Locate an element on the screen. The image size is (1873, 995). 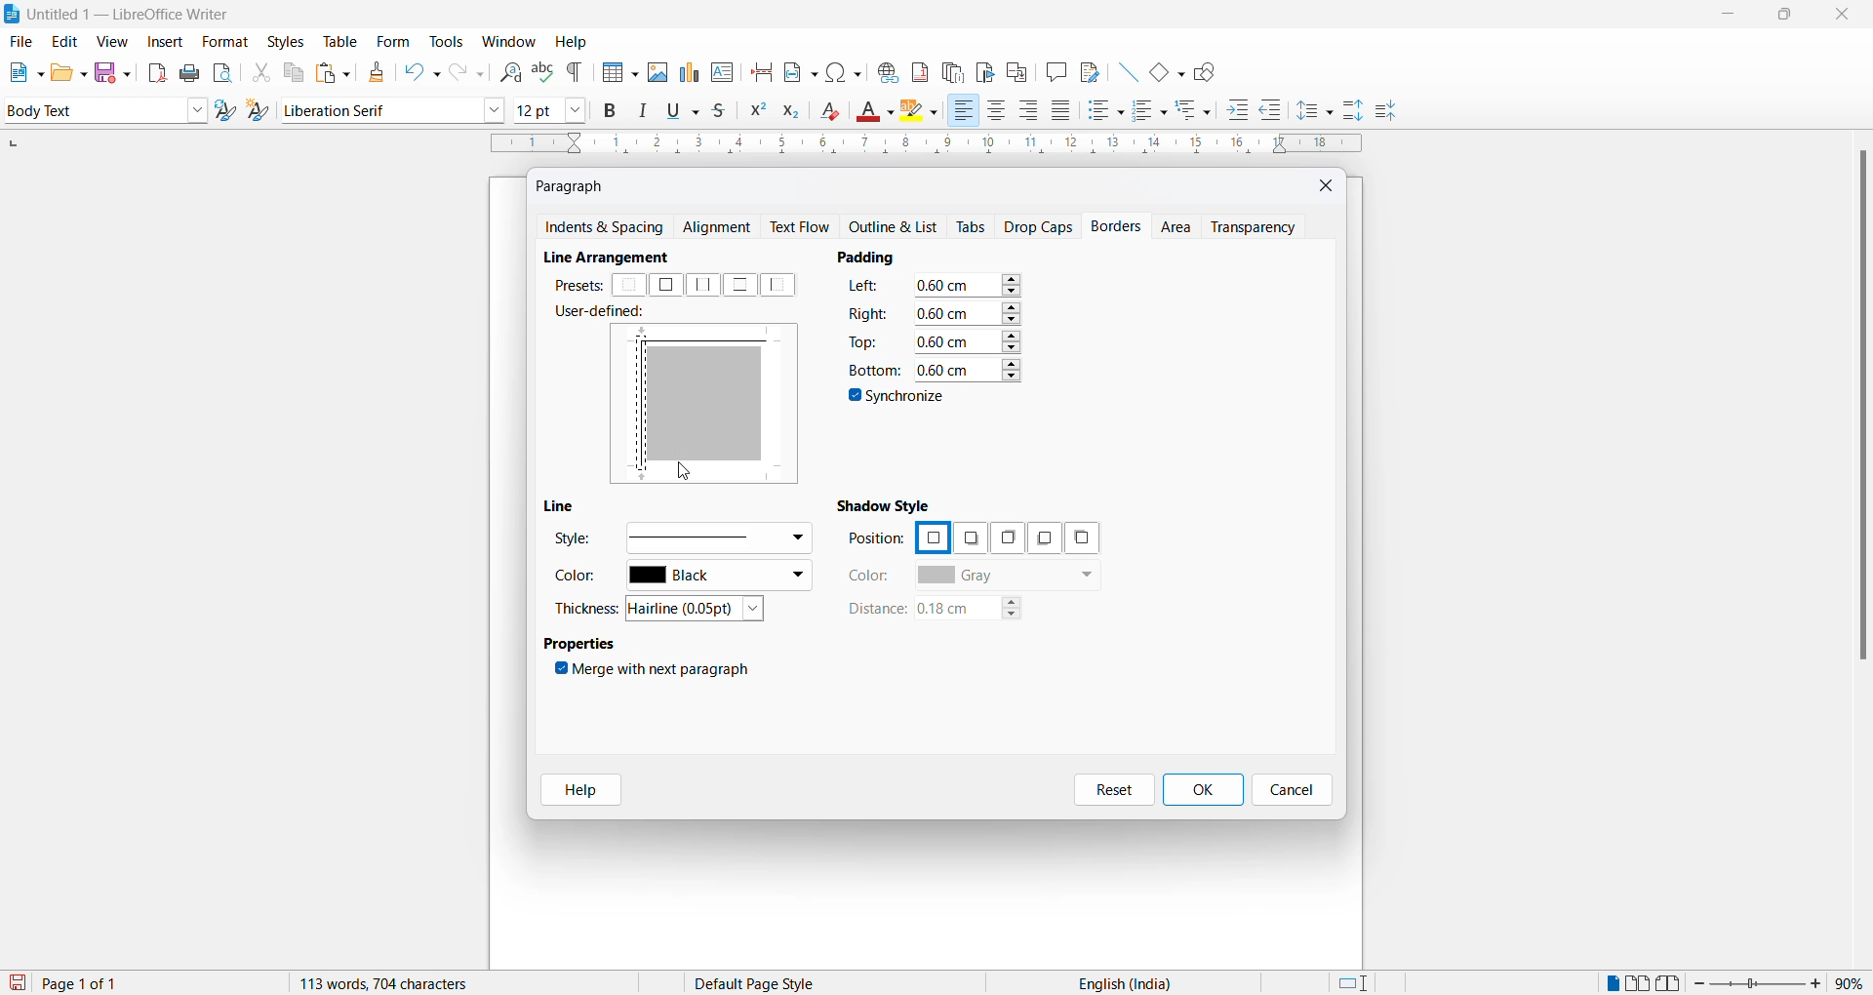
value is located at coordinates (968, 339).